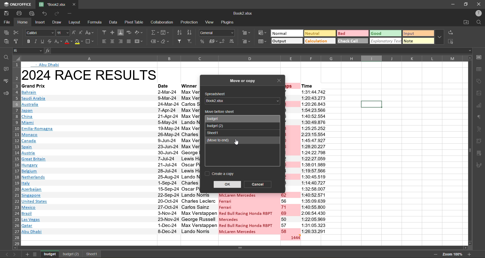 The image size is (485, 258). I want to click on named ranges, so click(154, 42).